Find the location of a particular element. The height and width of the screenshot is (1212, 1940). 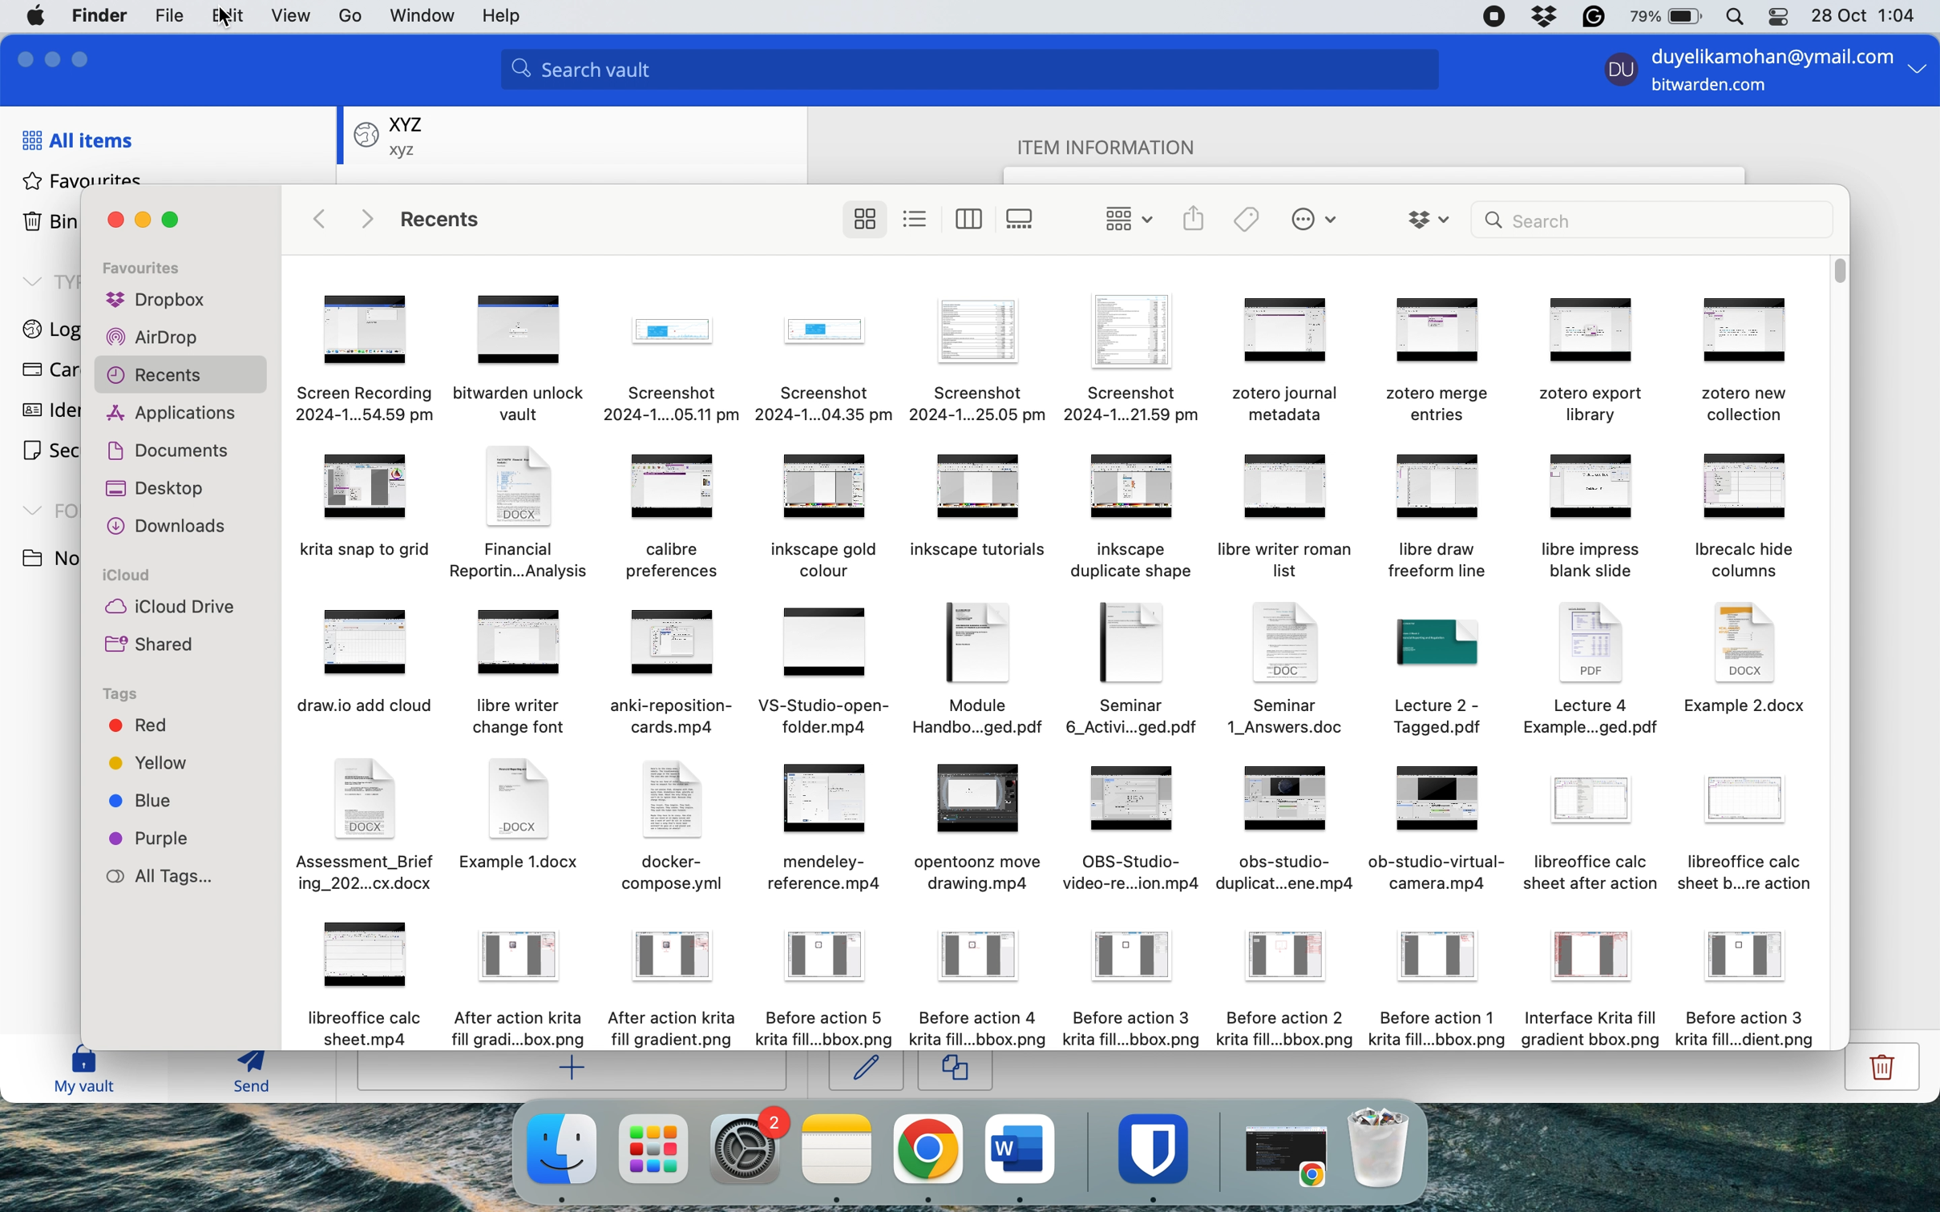

user profile is located at coordinates (1616, 73).